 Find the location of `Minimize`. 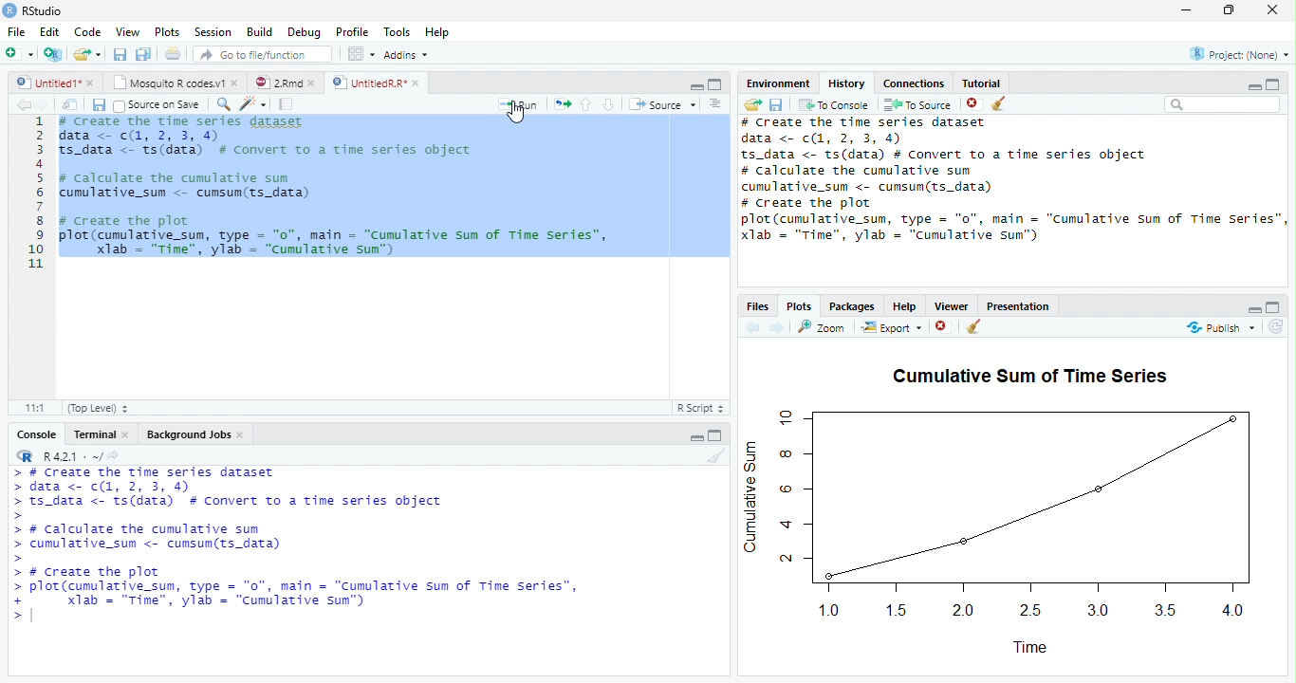

Minimize is located at coordinates (1252, 87).